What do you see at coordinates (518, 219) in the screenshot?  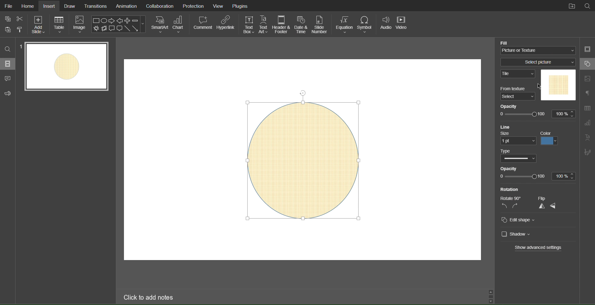 I see `Edit Shape` at bounding box center [518, 219].